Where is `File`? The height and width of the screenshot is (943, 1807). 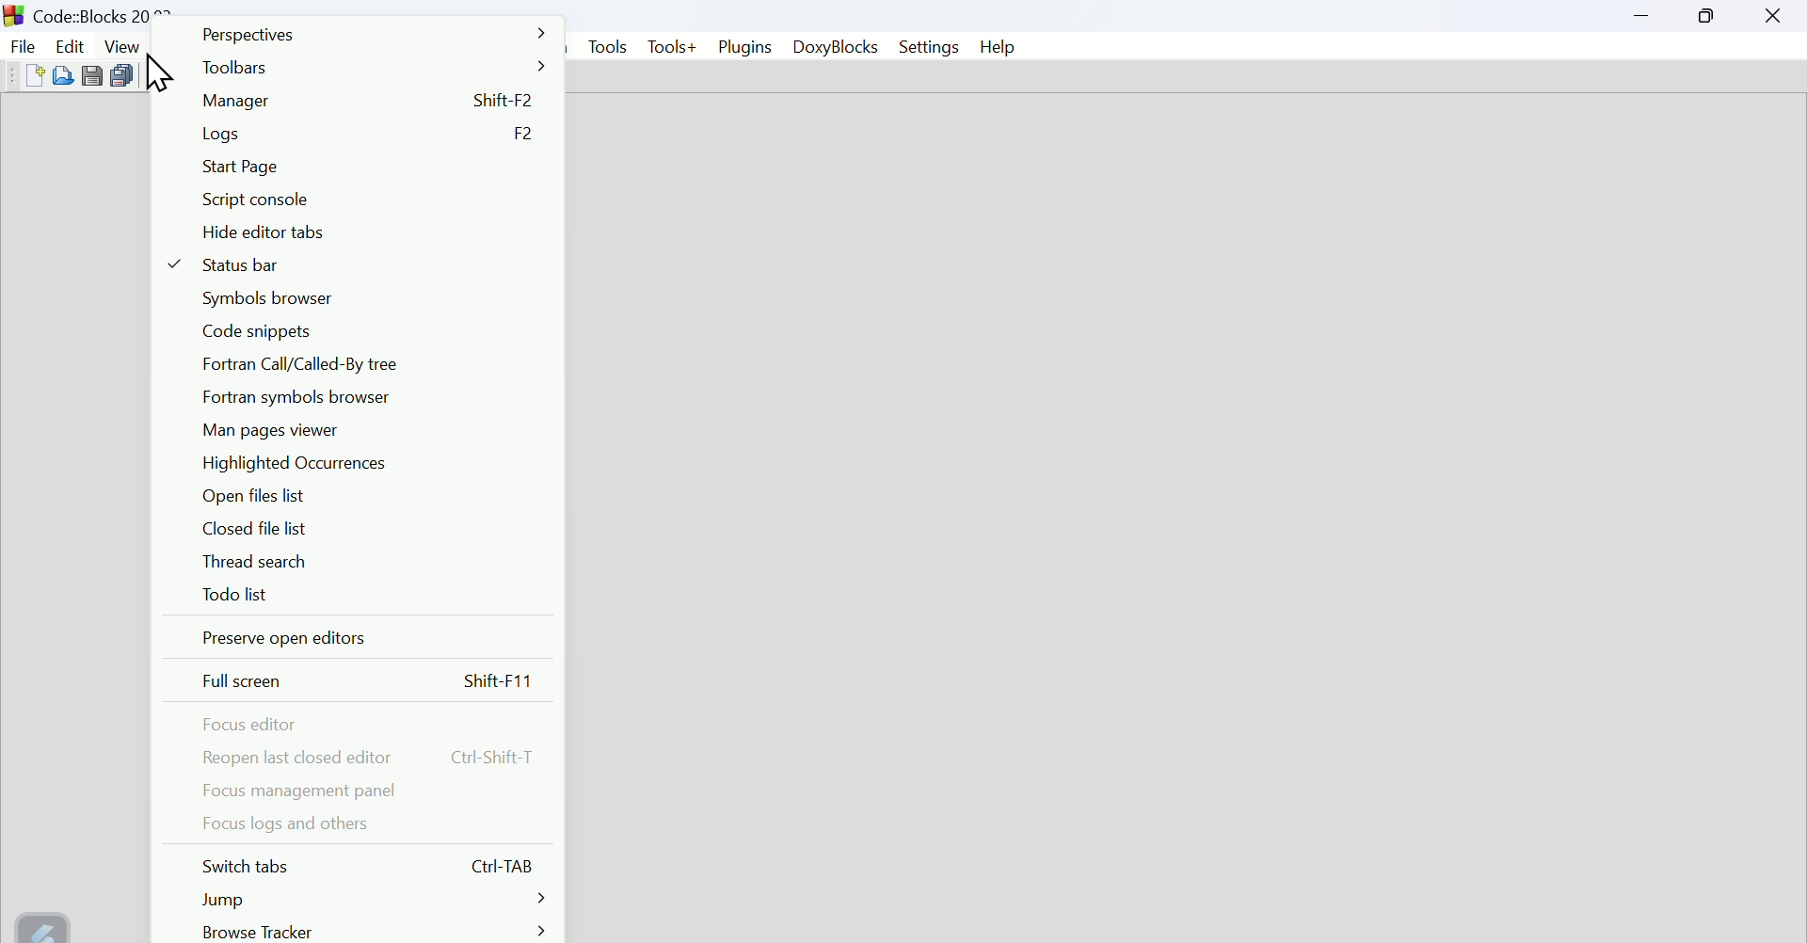
File is located at coordinates (22, 46).